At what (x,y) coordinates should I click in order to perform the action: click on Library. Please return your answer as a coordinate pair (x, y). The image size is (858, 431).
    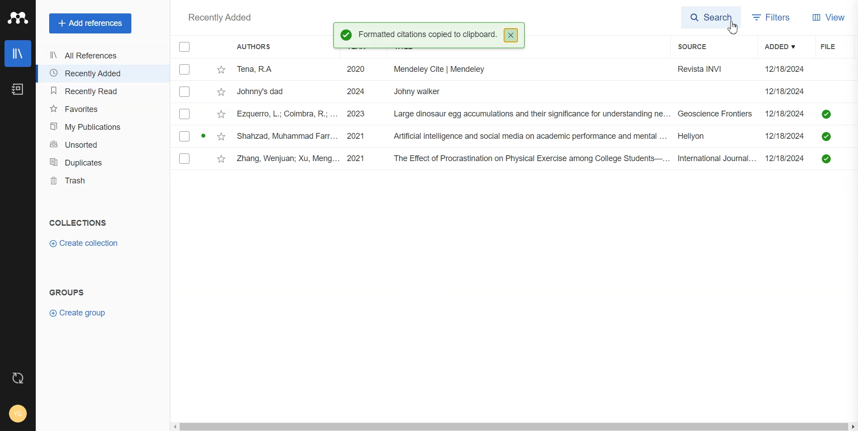
    Looking at the image, I should click on (18, 54).